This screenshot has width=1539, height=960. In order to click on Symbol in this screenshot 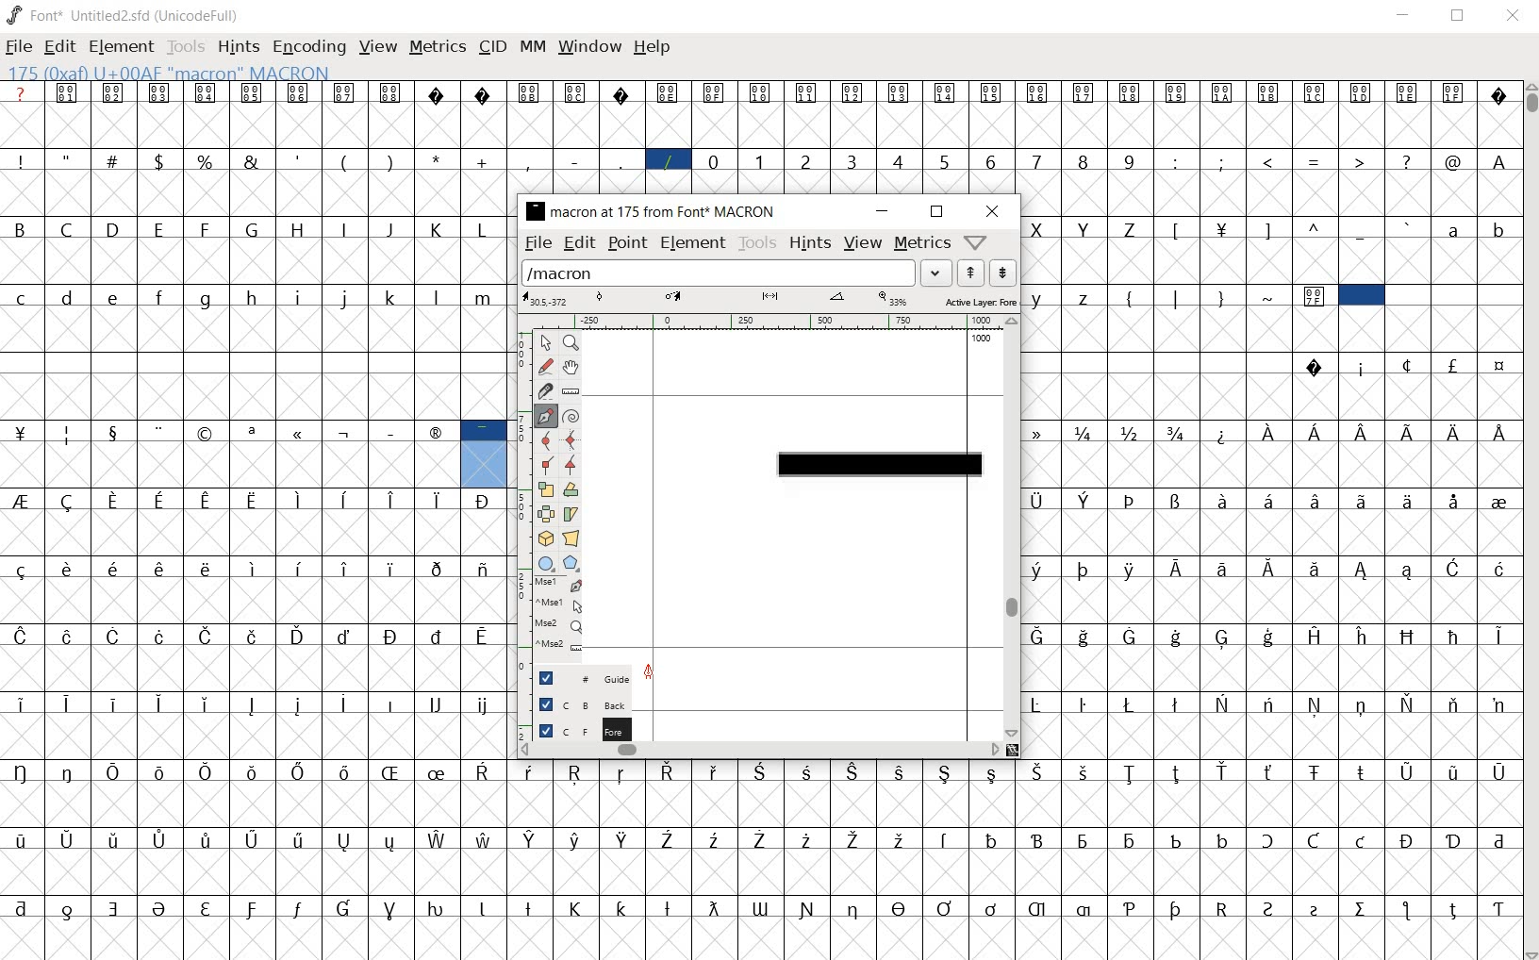, I will do `click(1039, 635)`.